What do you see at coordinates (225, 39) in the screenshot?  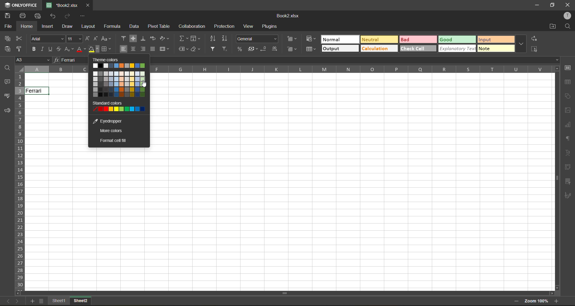 I see `sort descending` at bounding box center [225, 39].